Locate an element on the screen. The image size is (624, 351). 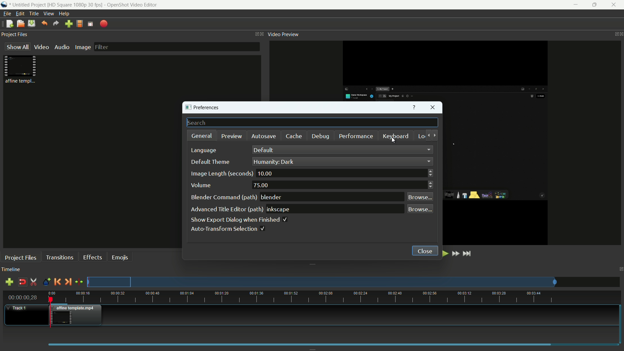
current time is located at coordinates (23, 297).